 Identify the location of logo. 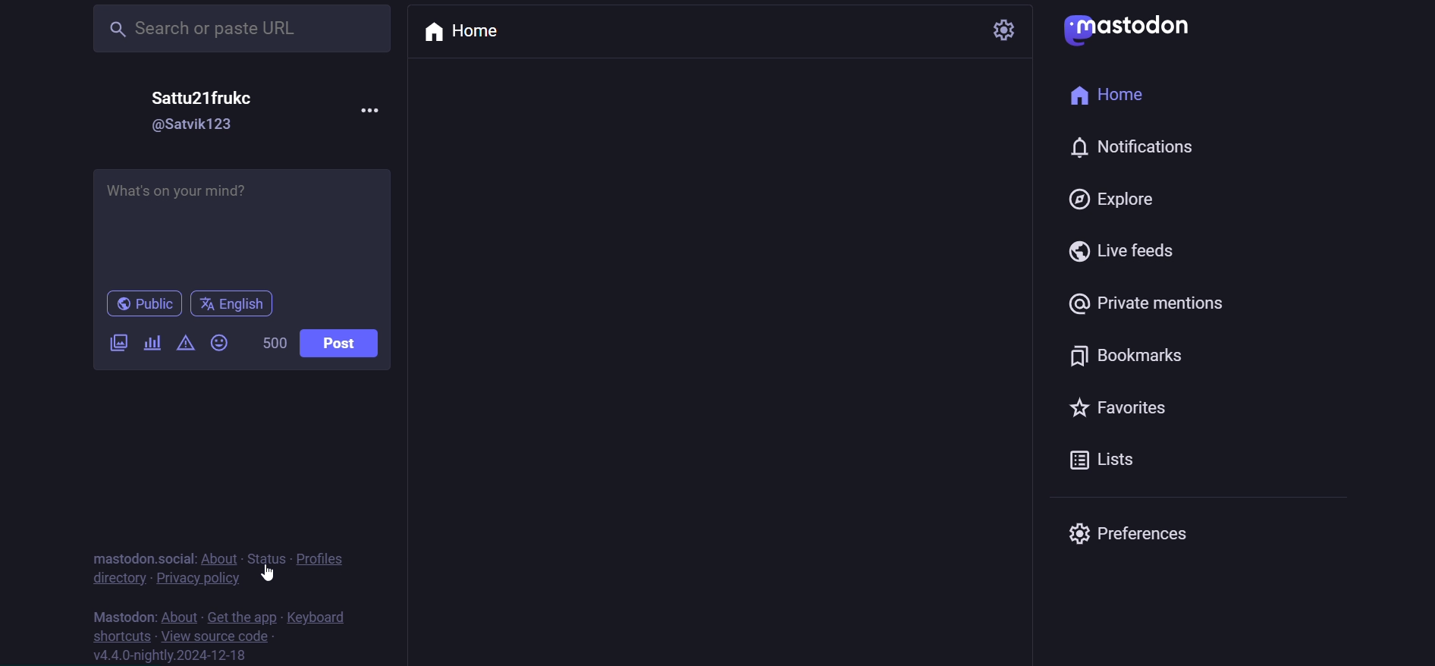
(1129, 30).